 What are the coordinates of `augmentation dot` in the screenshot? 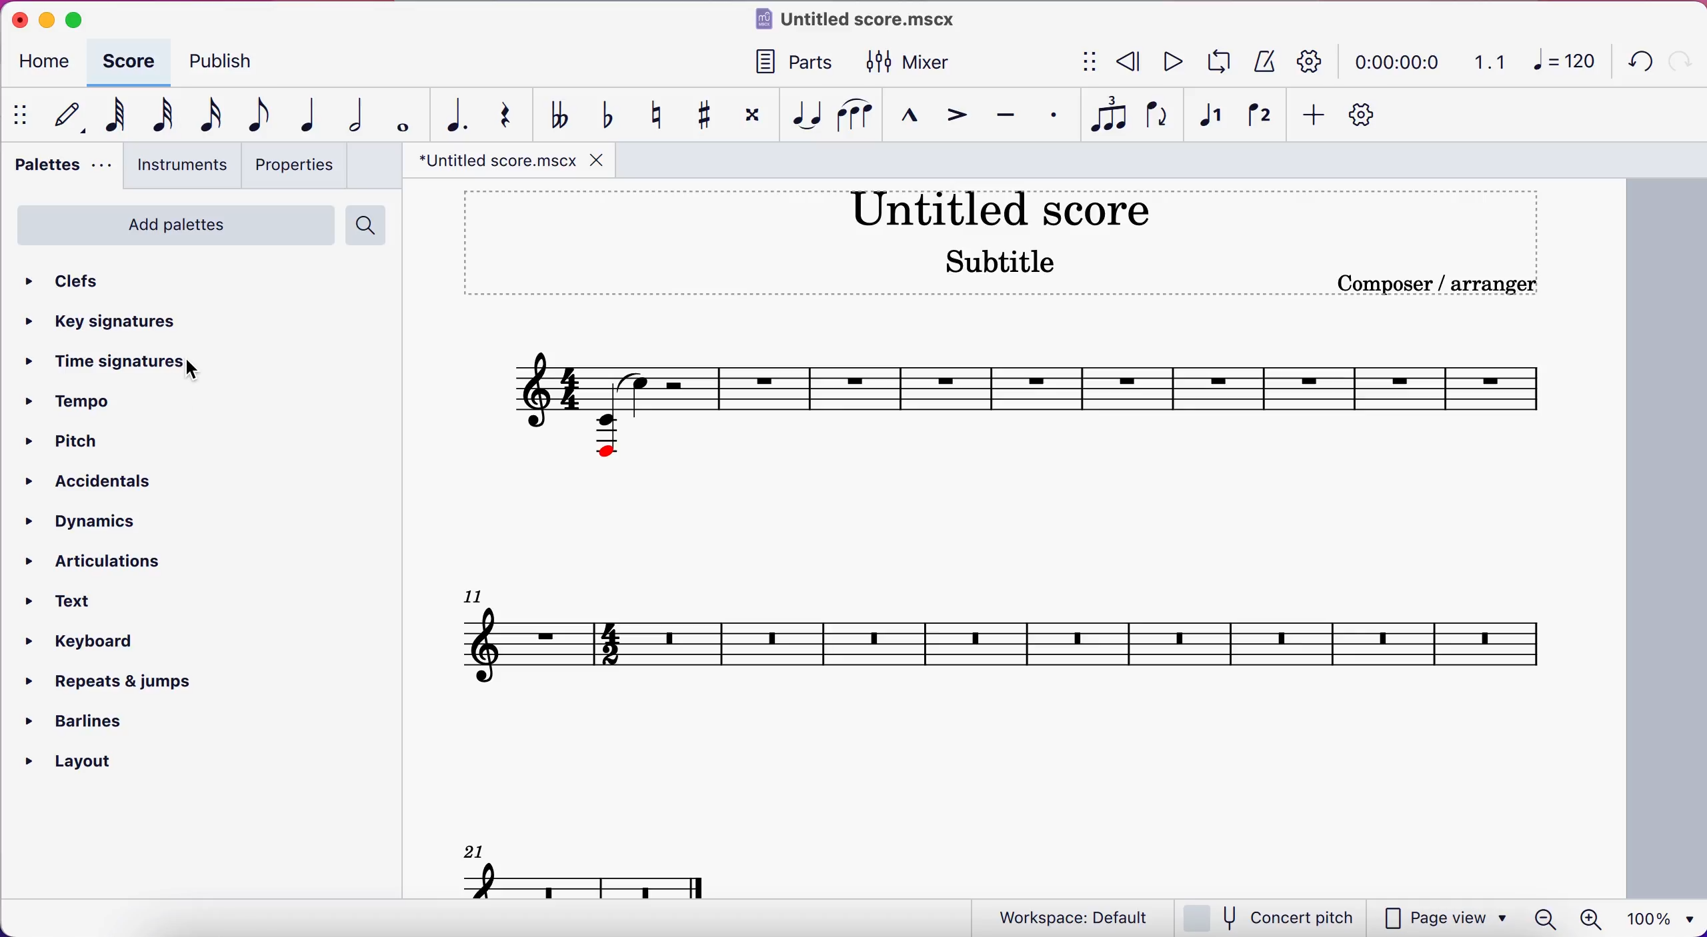 It's located at (448, 114).